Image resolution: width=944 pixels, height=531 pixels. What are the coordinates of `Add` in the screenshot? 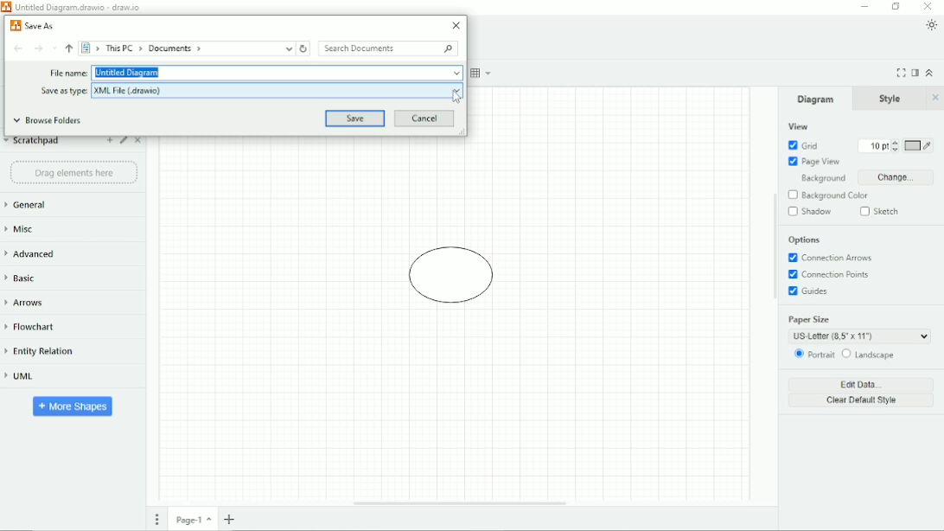 It's located at (110, 140).